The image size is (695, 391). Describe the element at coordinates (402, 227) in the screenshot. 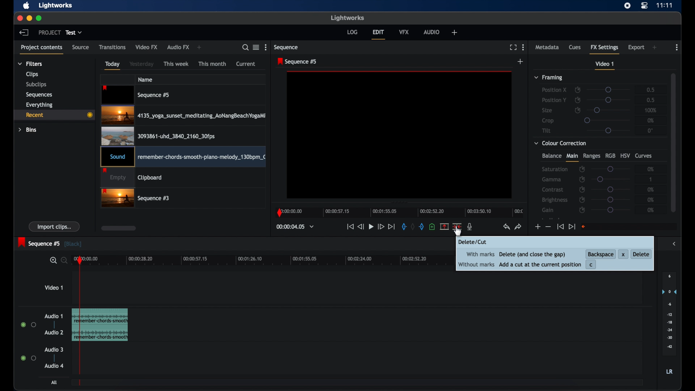

I see `in mark` at that location.